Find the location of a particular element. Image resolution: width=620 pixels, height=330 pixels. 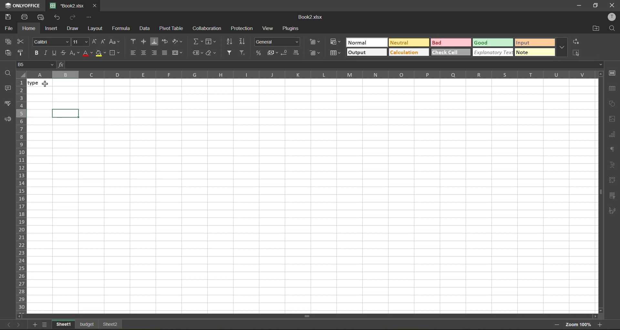

decrease decimal is located at coordinates (287, 51).